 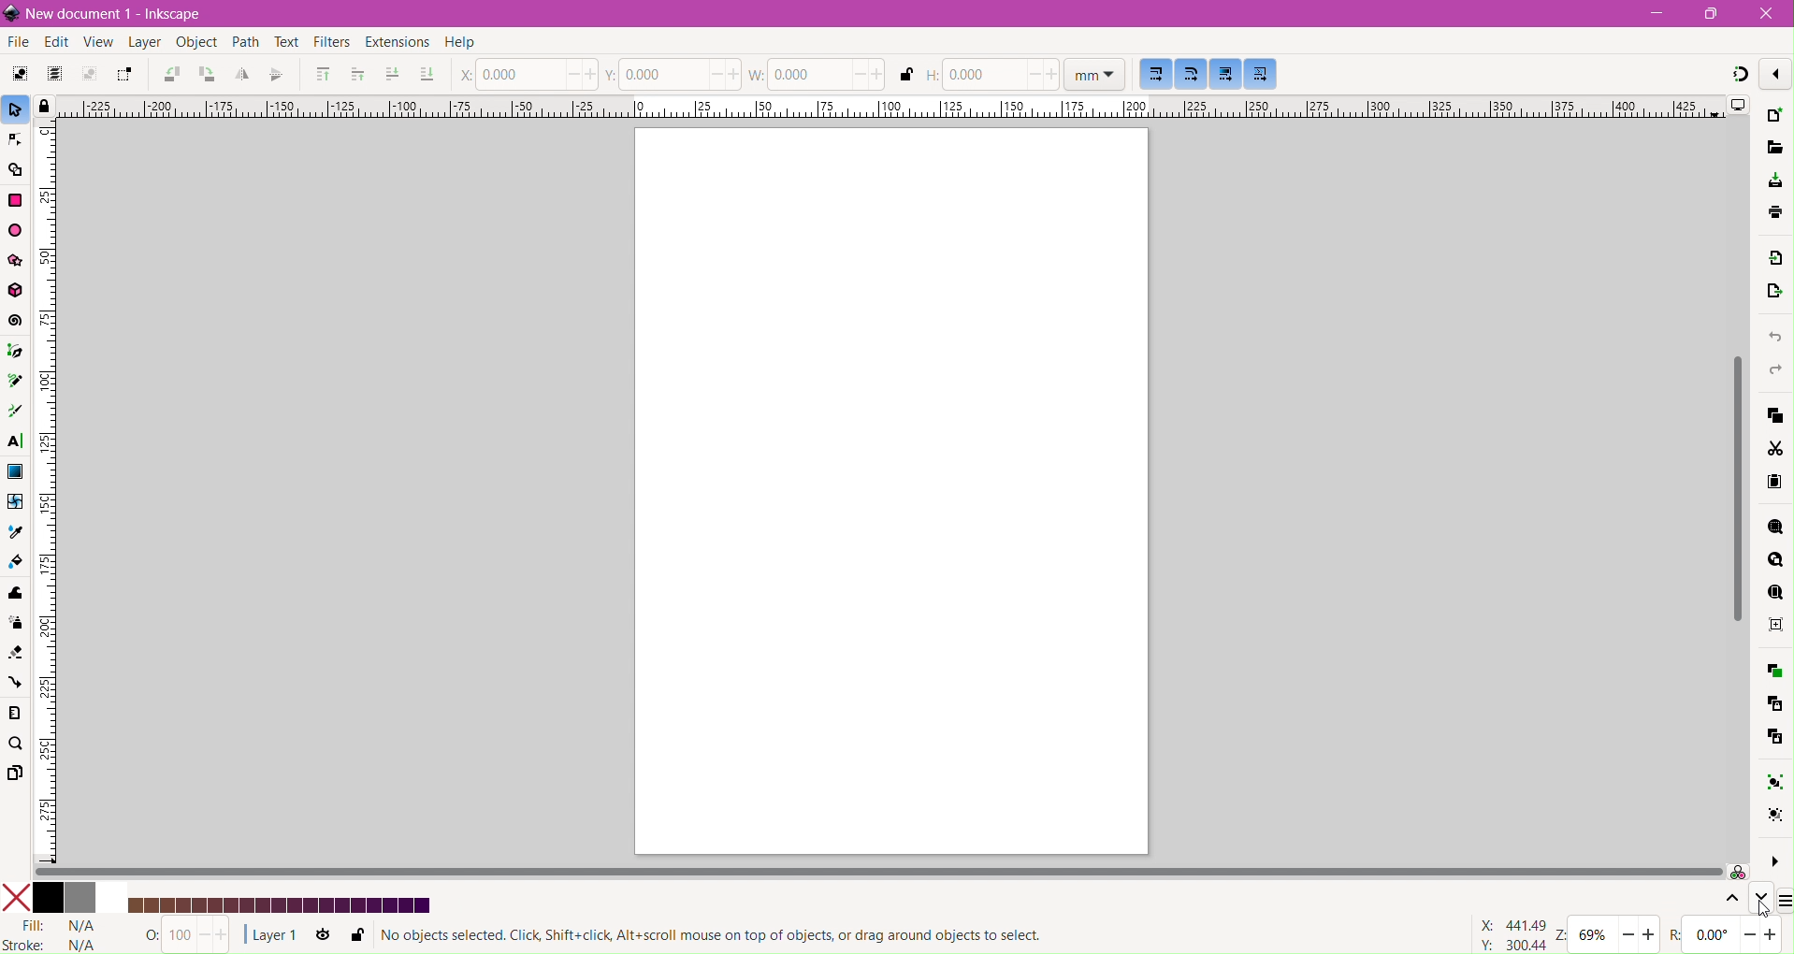 I want to click on Toggle lock of all guides in the document, so click(x=42, y=105).